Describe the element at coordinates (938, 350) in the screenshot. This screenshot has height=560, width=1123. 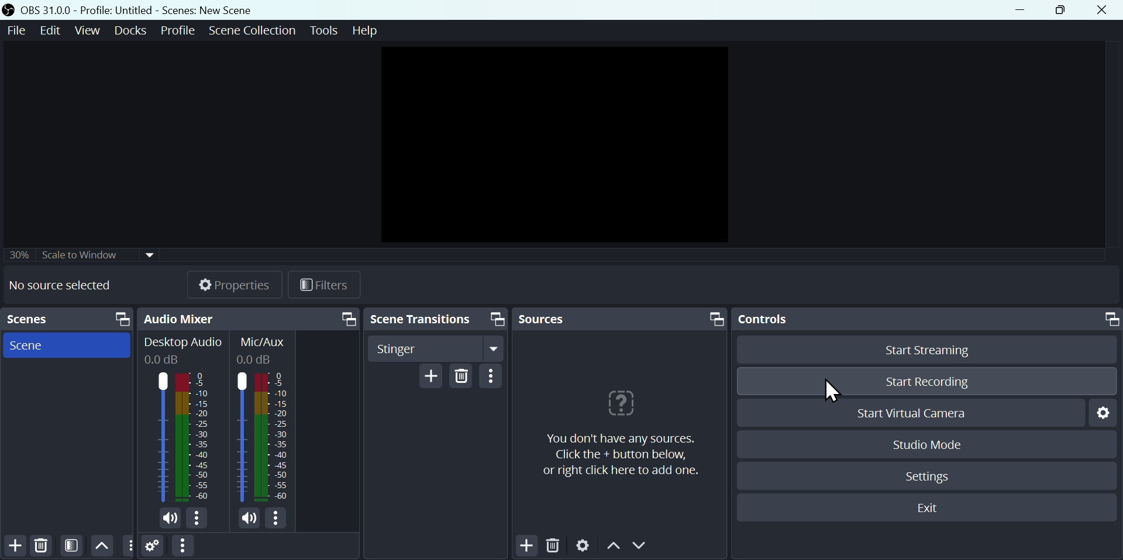
I see `Start streaming ` at that location.